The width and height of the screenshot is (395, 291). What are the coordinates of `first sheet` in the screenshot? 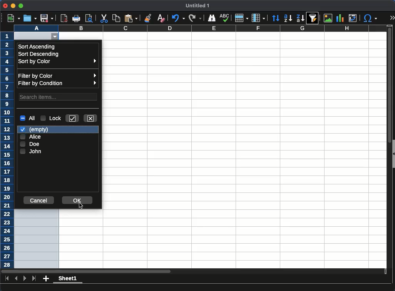 It's located at (7, 278).